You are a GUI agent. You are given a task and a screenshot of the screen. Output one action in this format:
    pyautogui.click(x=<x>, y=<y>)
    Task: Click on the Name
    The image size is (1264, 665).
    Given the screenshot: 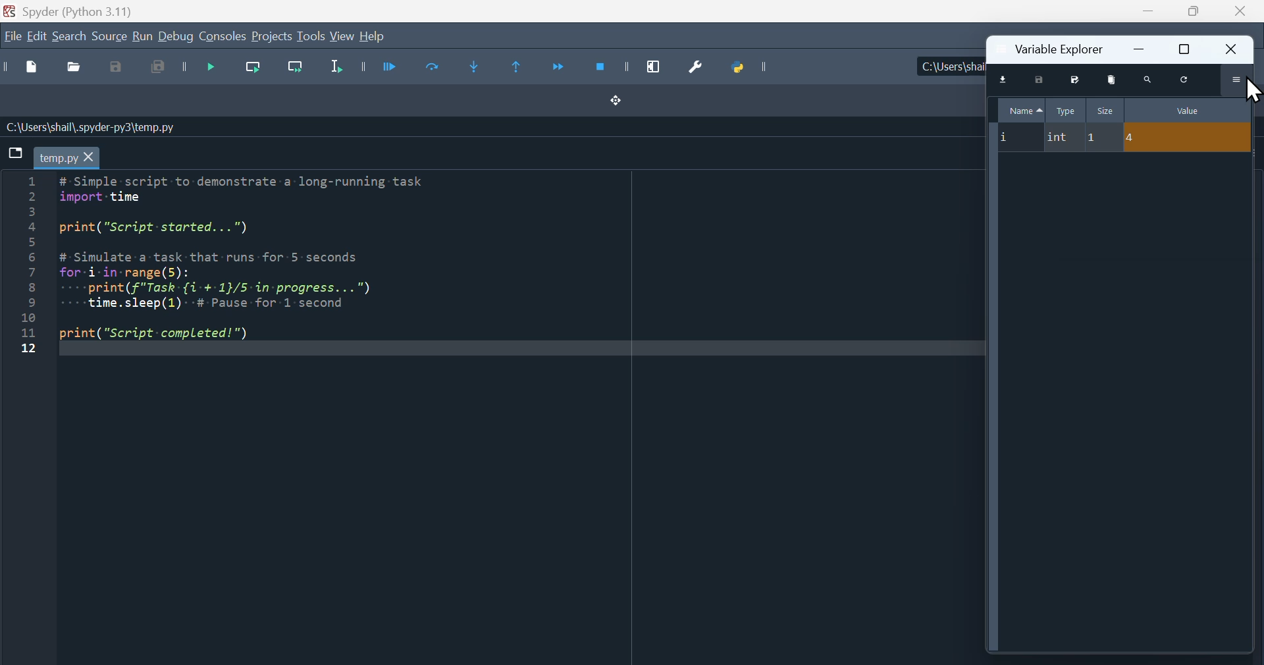 What is the action you would take?
    pyautogui.click(x=1023, y=109)
    